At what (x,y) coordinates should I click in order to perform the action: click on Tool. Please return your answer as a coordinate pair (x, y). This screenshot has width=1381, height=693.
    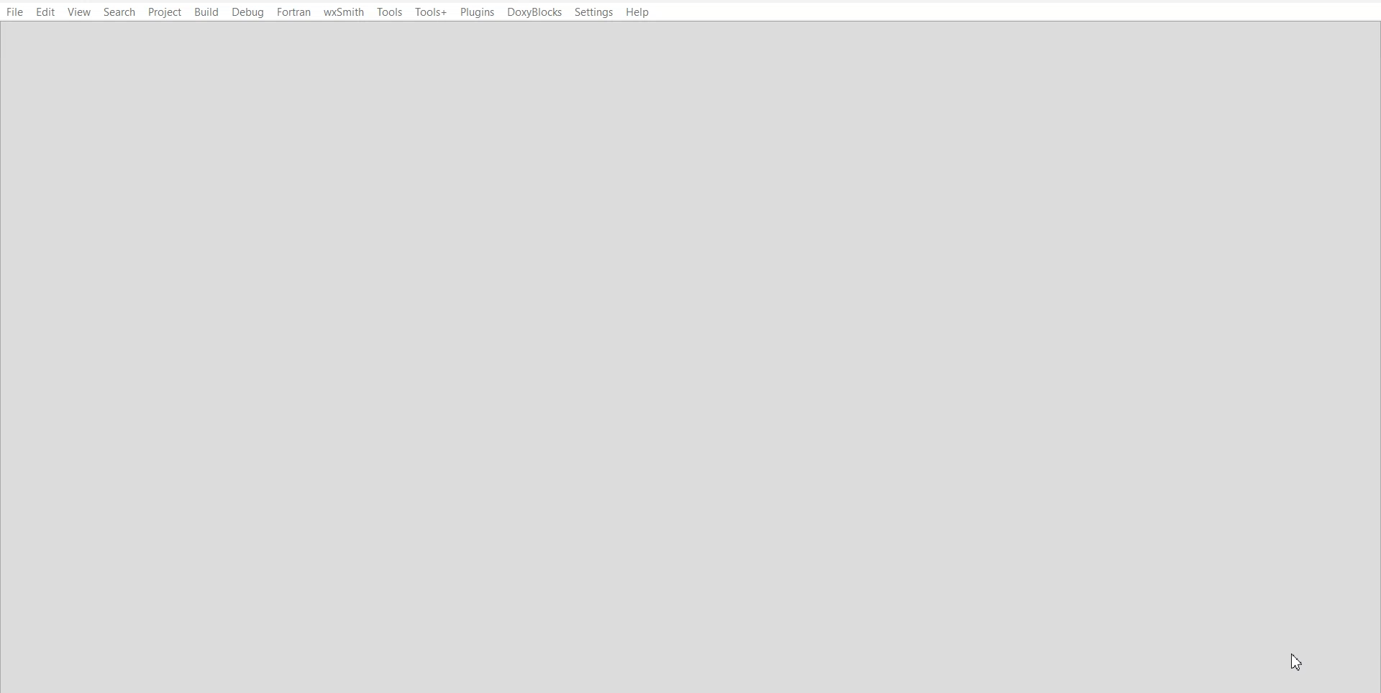
    Looking at the image, I should click on (390, 12).